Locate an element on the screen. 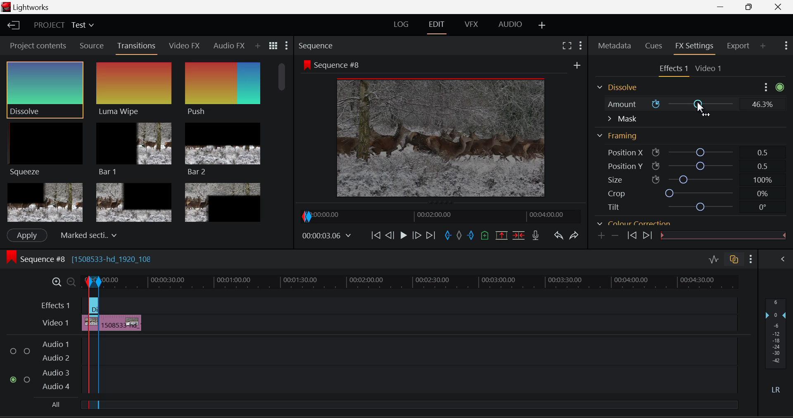 This screenshot has height=418, width=793. Undo is located at coordinates (559, 237).